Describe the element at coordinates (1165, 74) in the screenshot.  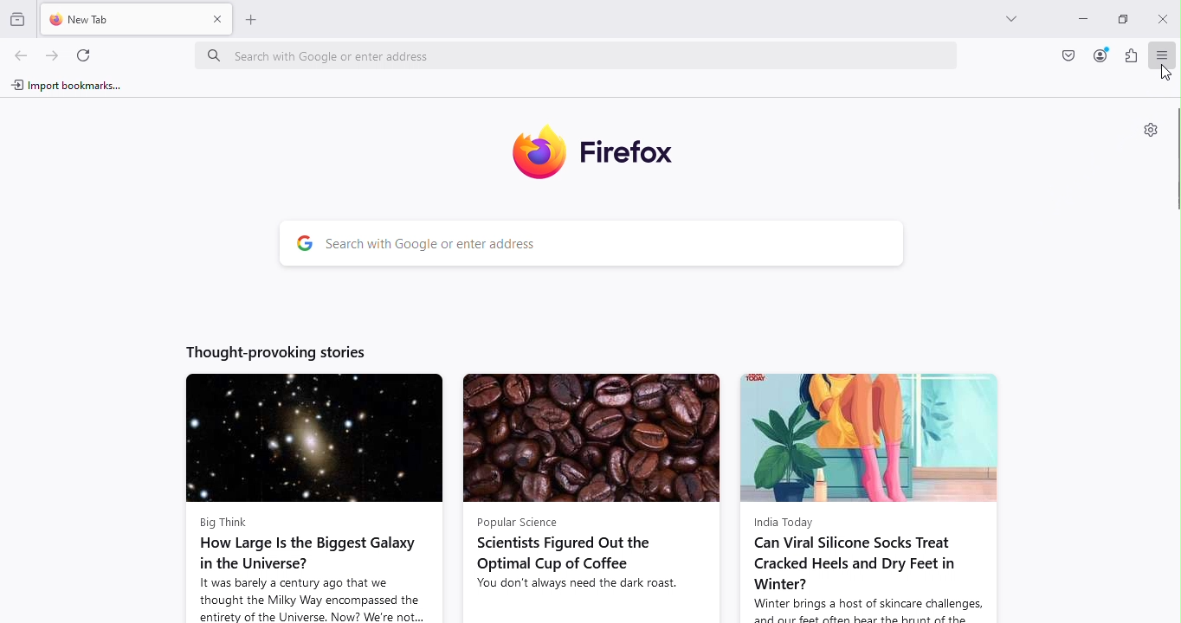
I see `cursor` at that location.